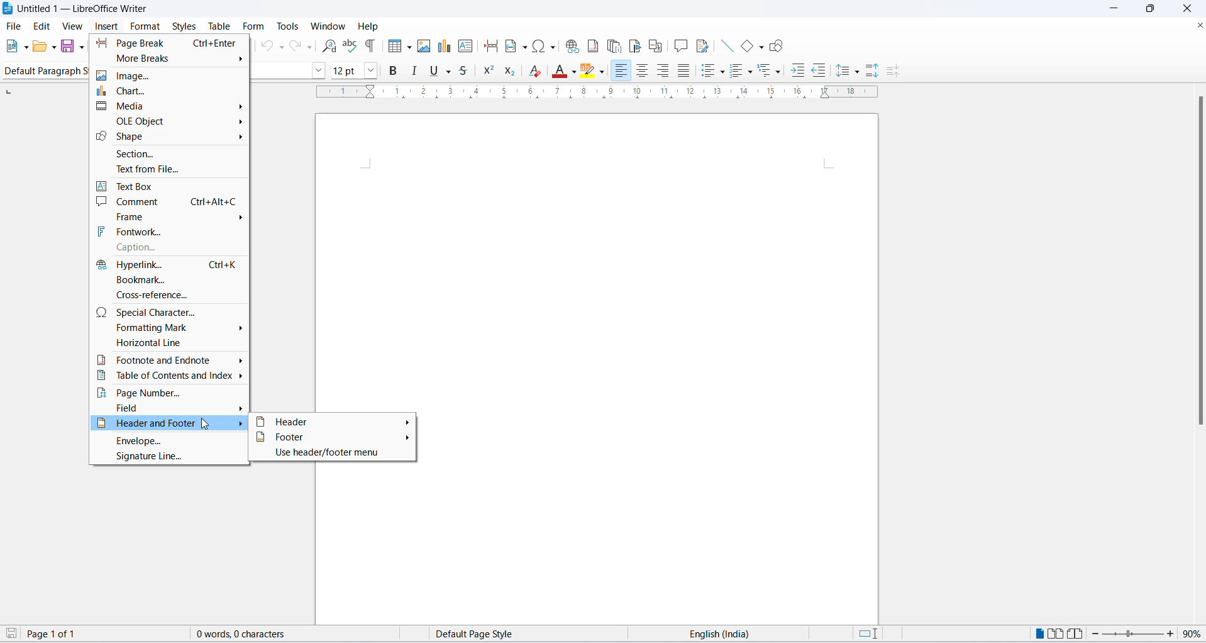  I want to click on caption, so click(168, 247).